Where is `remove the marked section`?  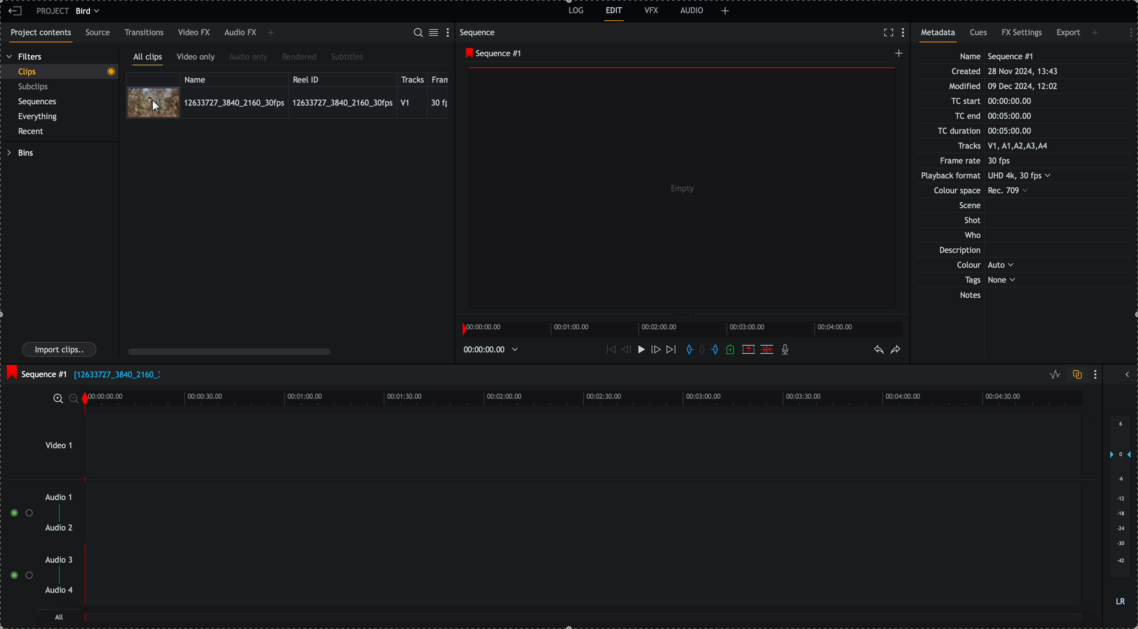
remove the marked section is located at coordinates (748, 349).